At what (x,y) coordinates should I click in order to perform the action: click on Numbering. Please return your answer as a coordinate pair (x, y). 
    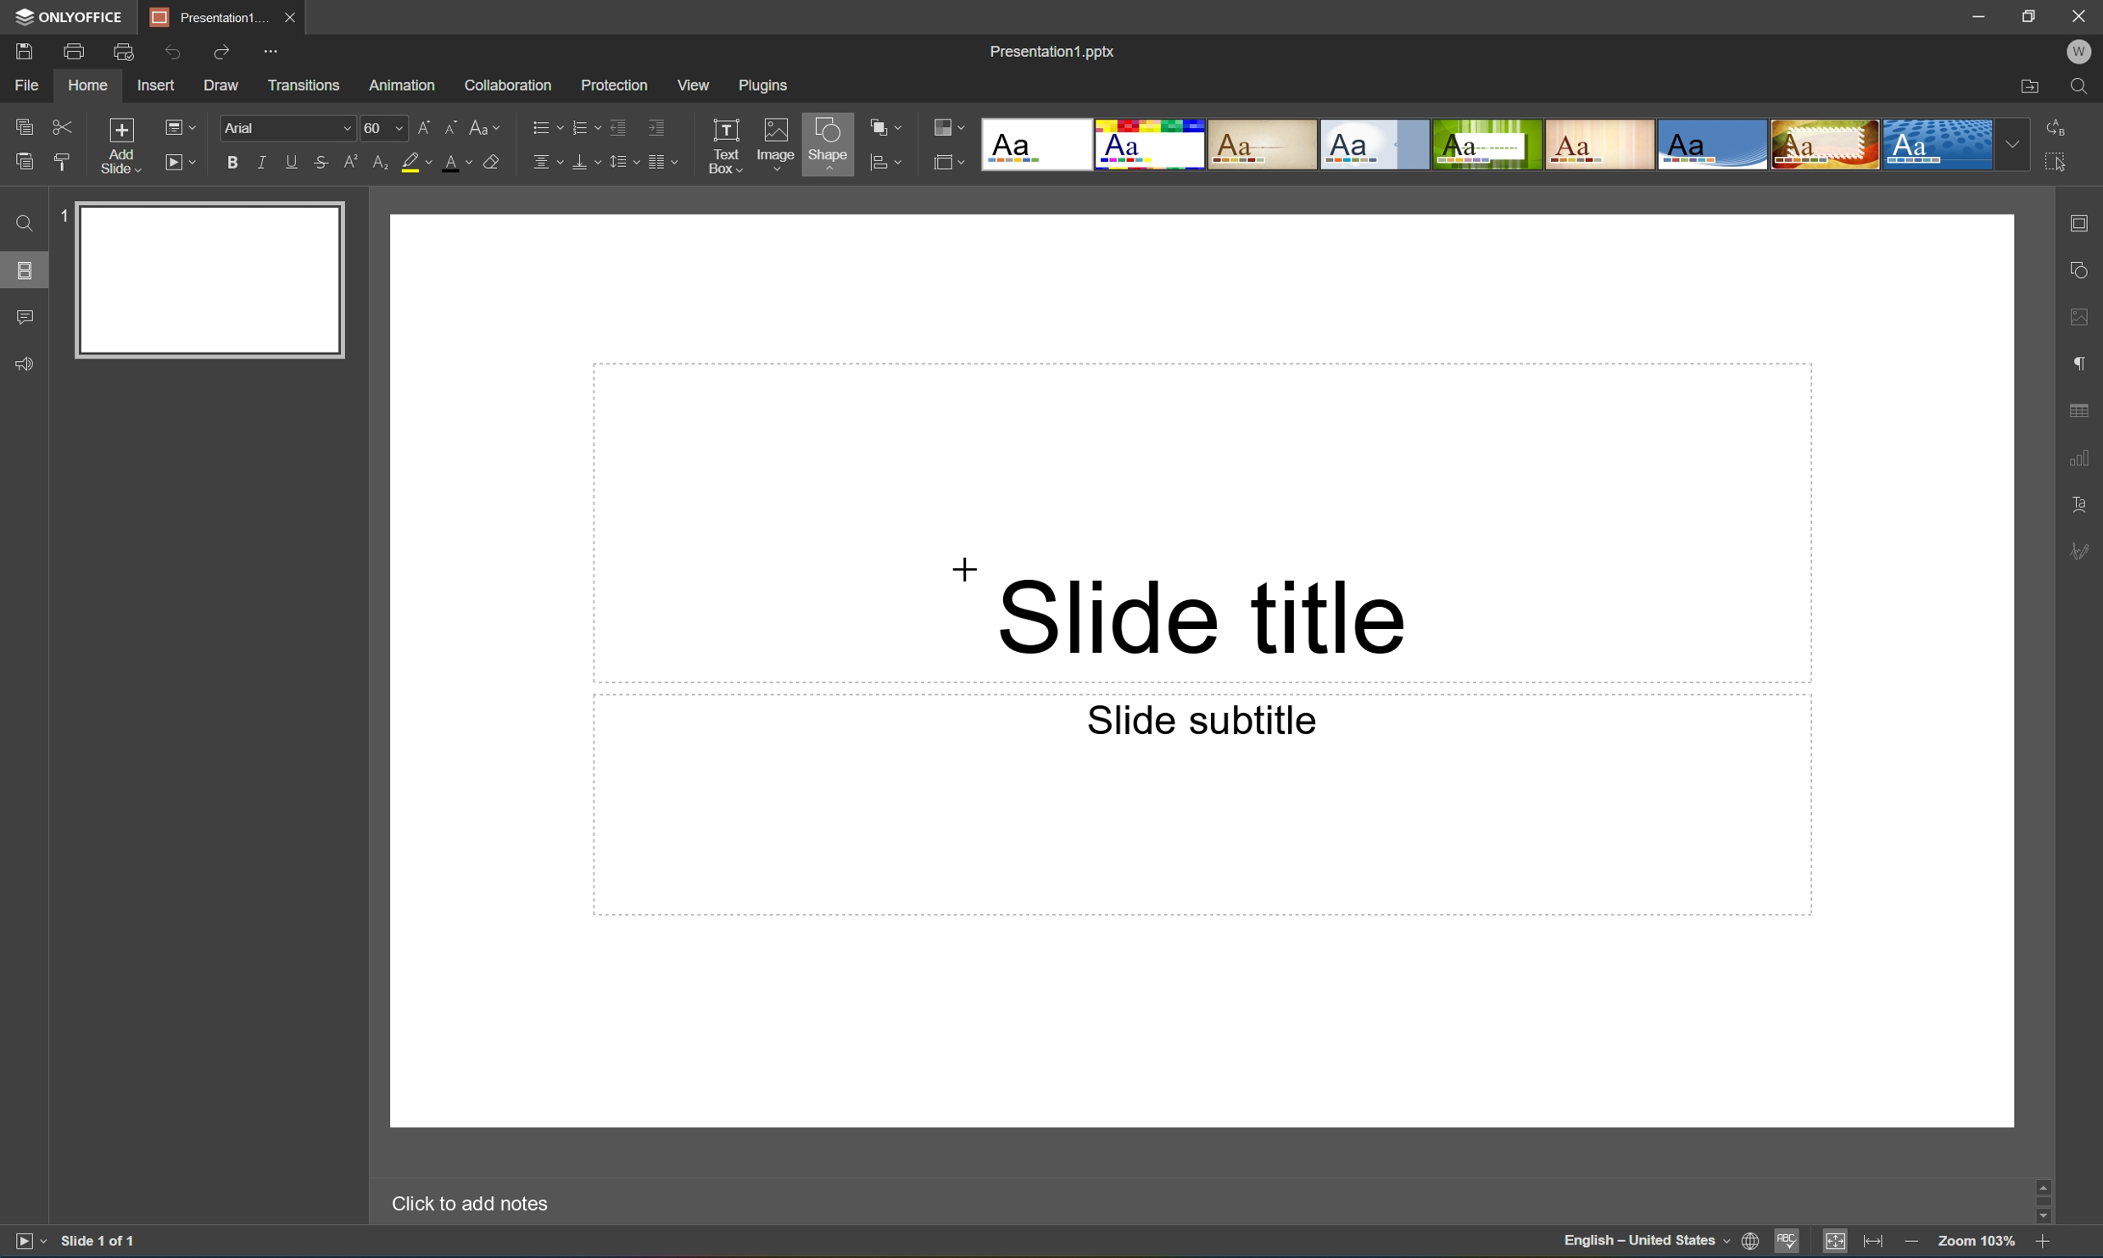
    Looking at the image, I should click on (580, 125).